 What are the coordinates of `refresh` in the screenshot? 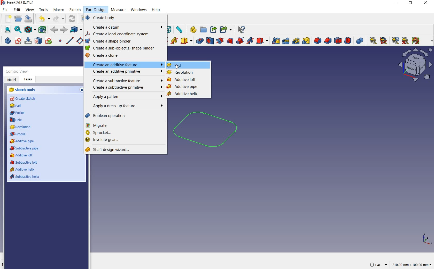 It's located at (396, 41).